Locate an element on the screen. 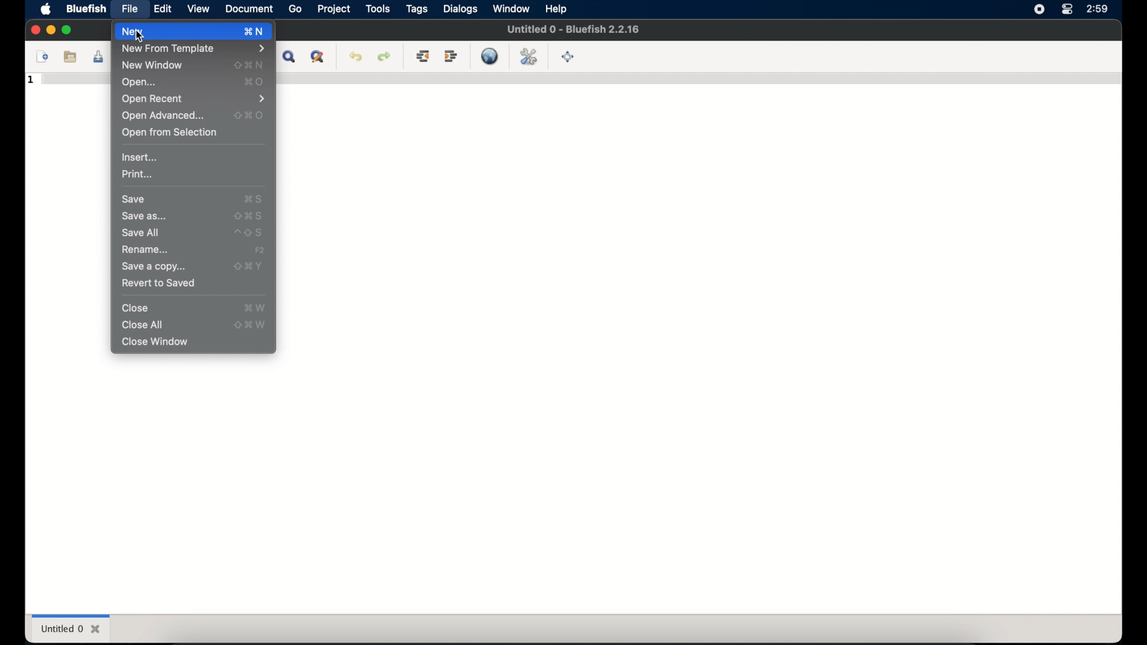  close shortcut is located at coordinates (254, 308).